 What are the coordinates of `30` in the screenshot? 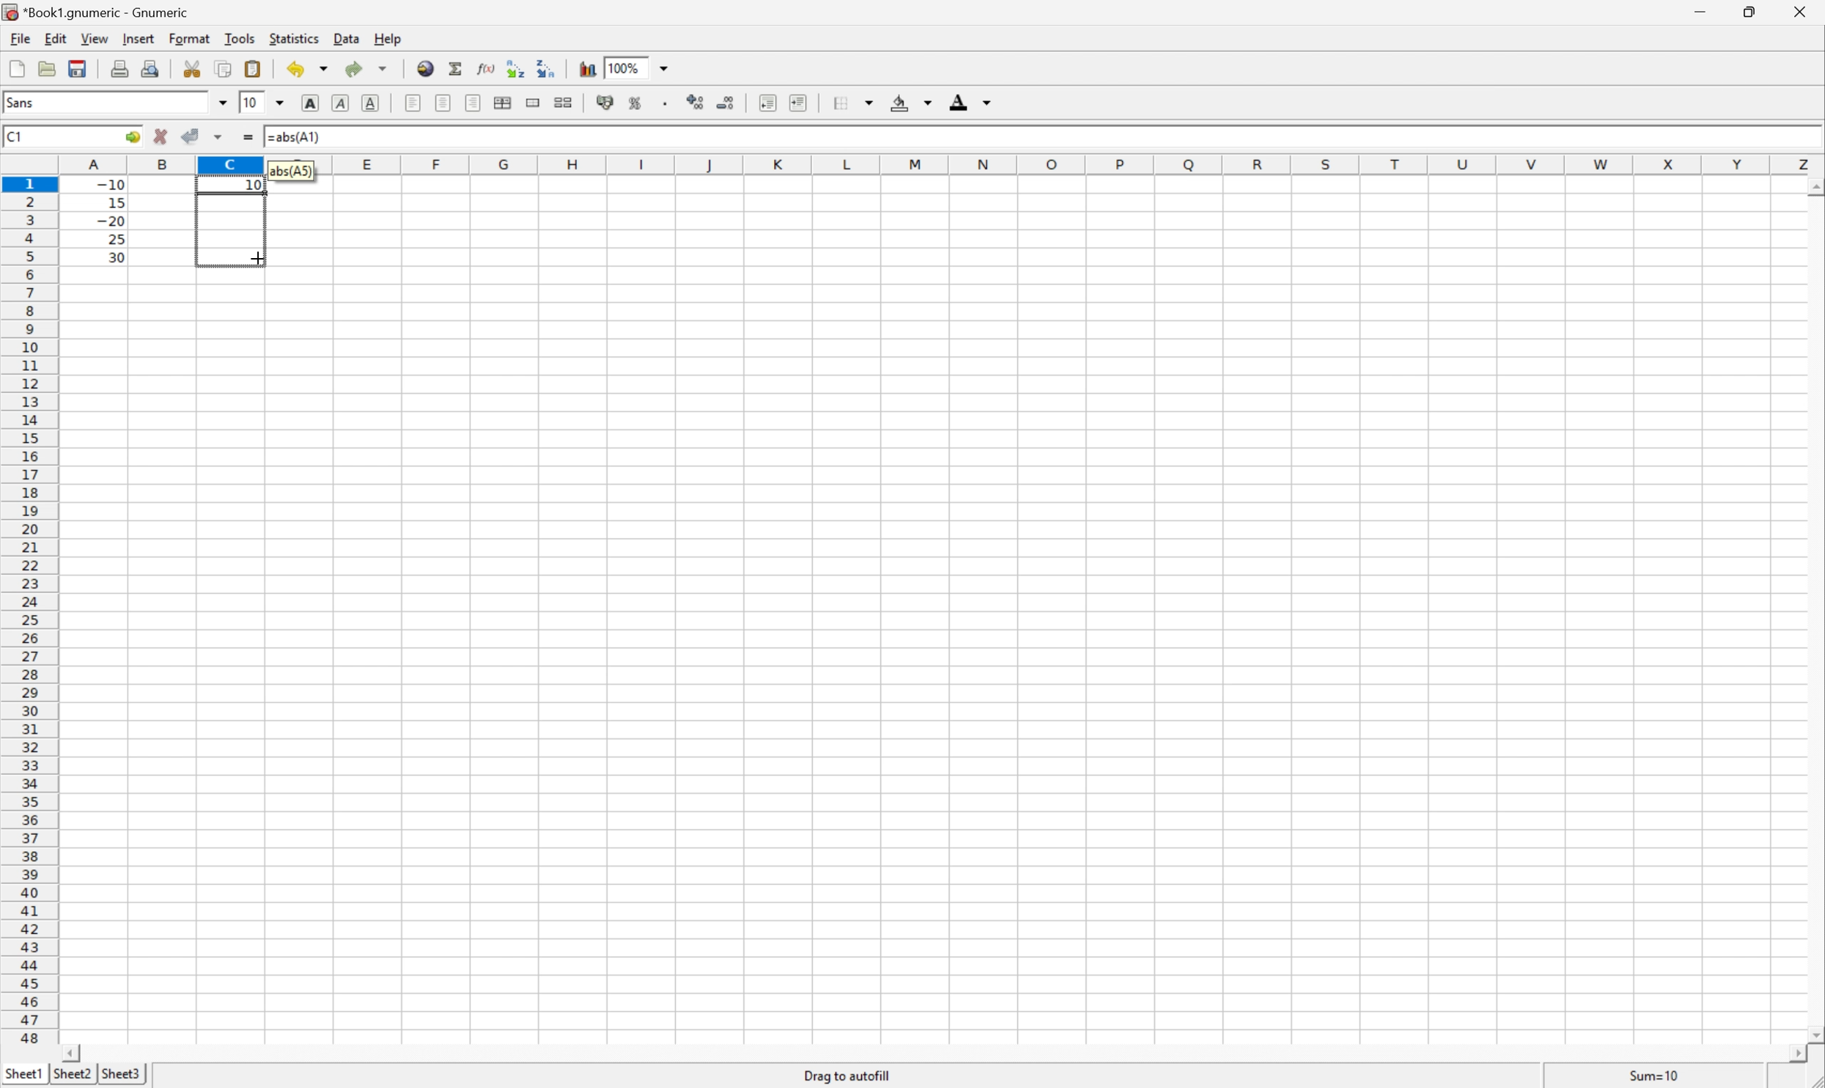 It's located at (112, 257).